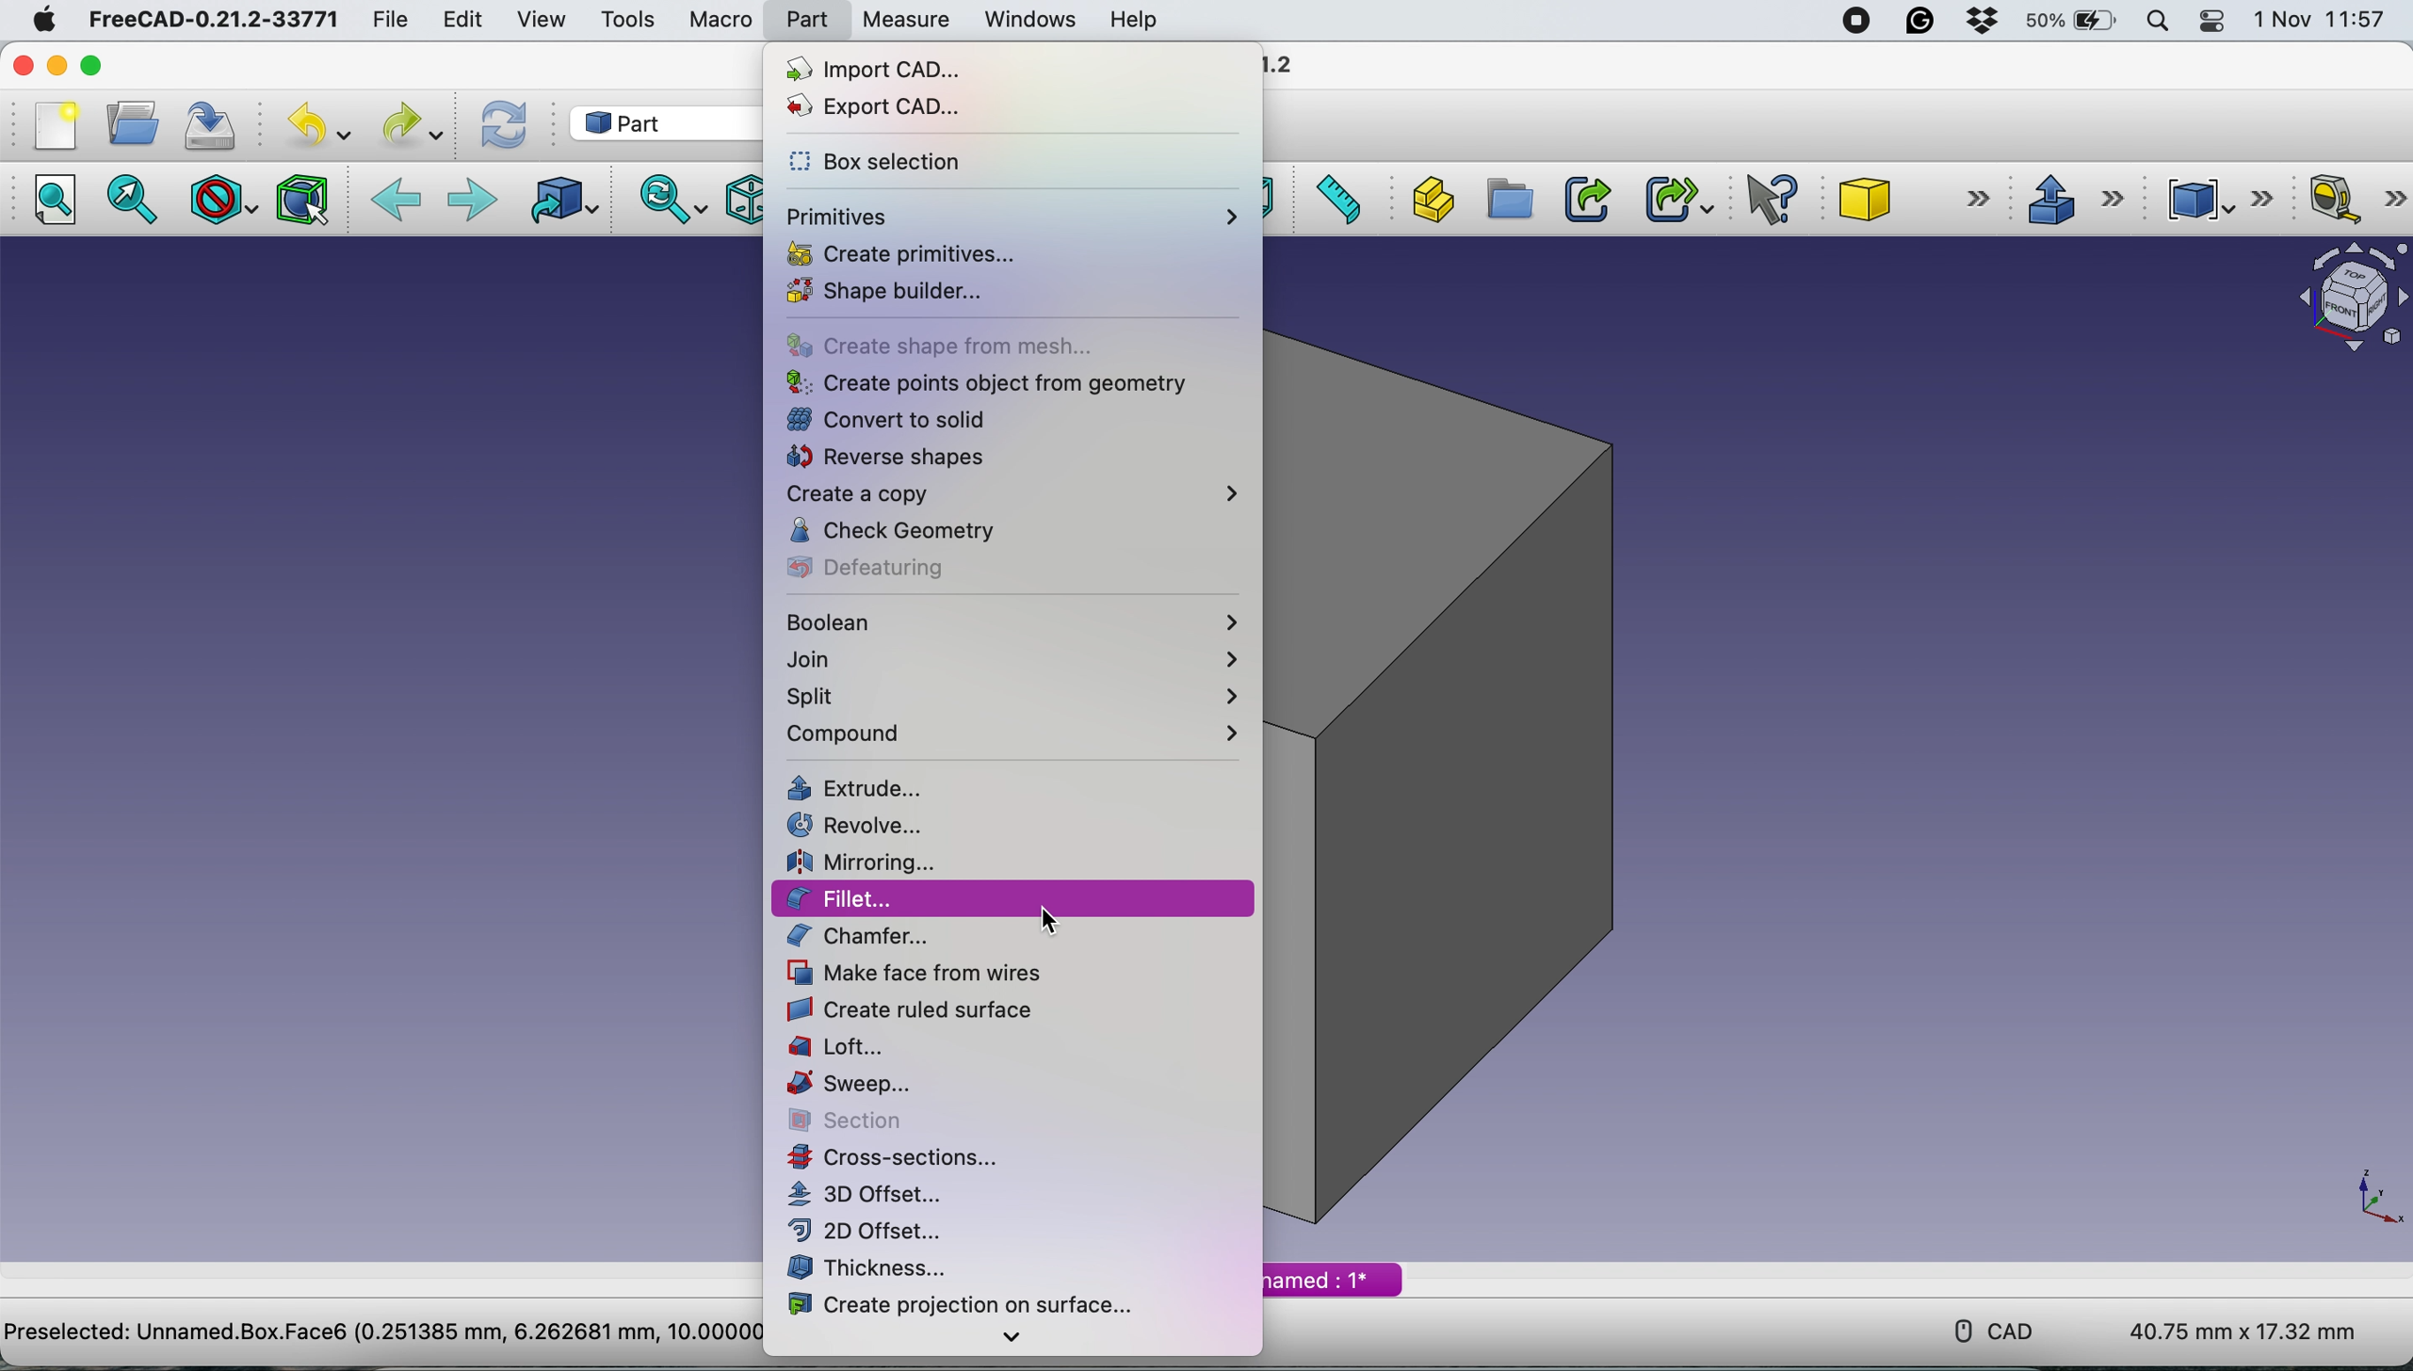 The width and height of the screenshot is (2413, 1371). I want to click on fit all, so click(52, 201).